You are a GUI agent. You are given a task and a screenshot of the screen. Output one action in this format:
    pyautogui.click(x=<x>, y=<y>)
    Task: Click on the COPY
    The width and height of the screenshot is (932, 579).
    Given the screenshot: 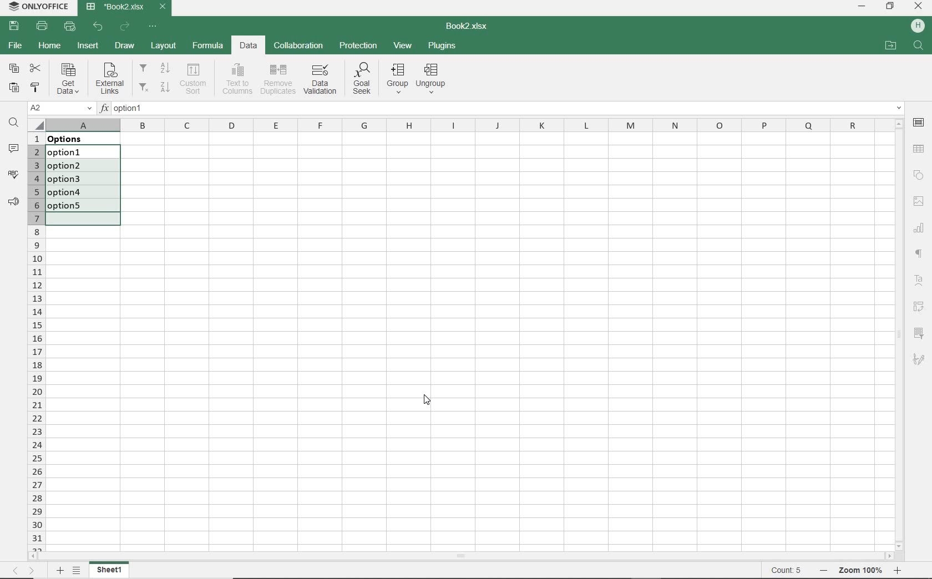 What is the action you would take?
    pyautogui.click(x=13, y=68)
    